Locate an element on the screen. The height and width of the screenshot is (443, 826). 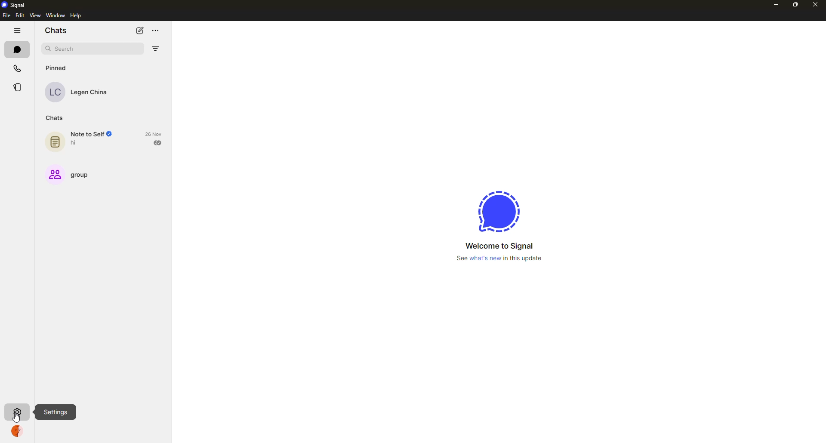
what's new is located at coordinates (499, 259).